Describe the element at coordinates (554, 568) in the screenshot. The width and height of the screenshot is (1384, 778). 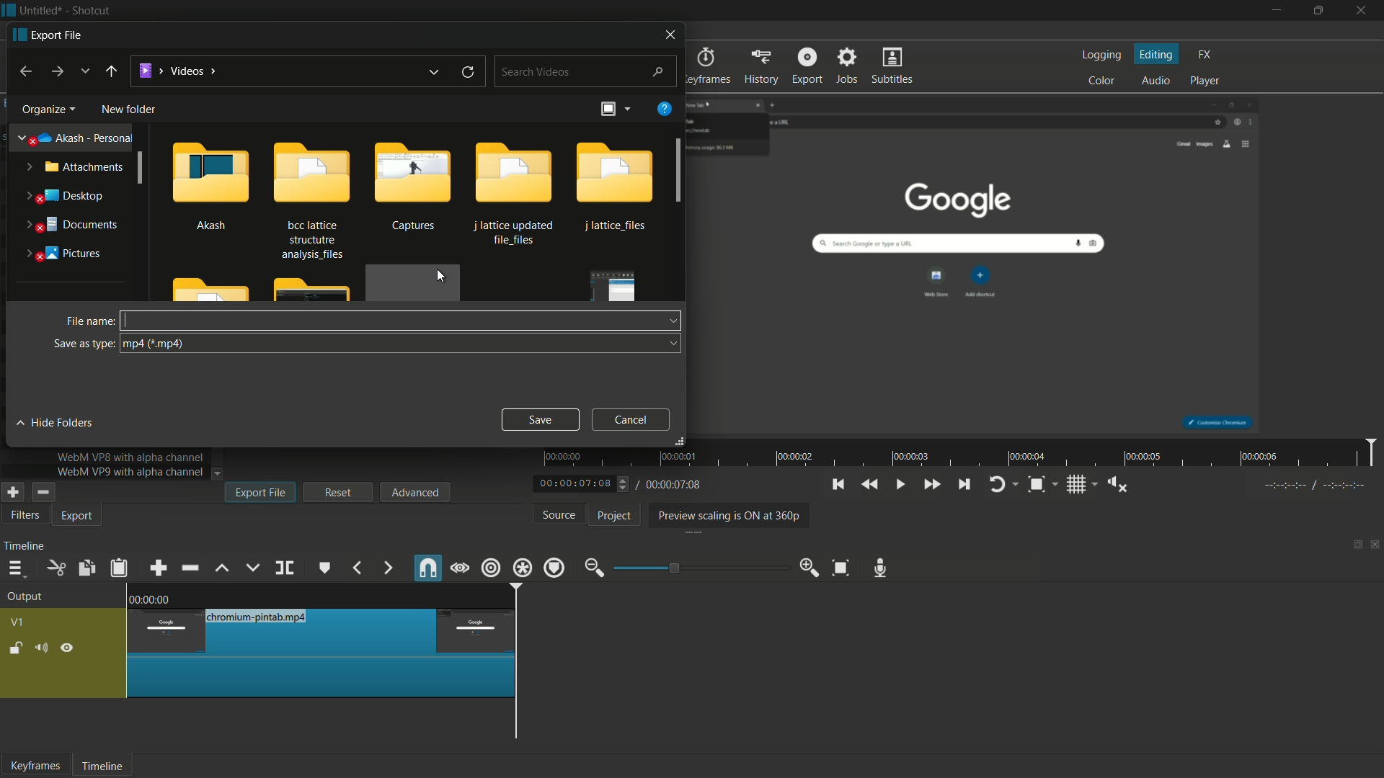
I see `ripple markers` at that location.